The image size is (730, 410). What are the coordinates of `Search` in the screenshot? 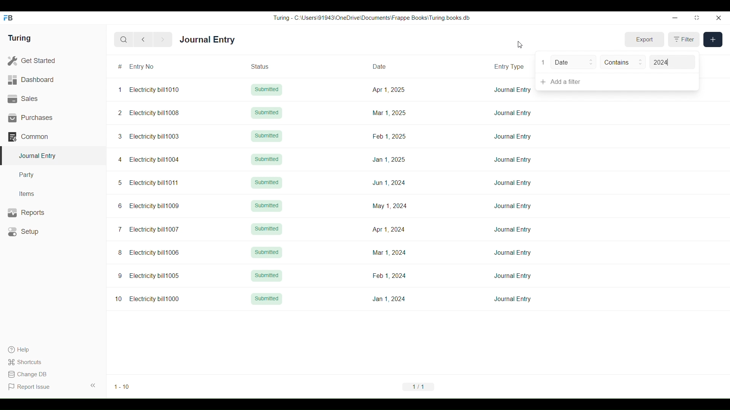 It's located at (124, 40).